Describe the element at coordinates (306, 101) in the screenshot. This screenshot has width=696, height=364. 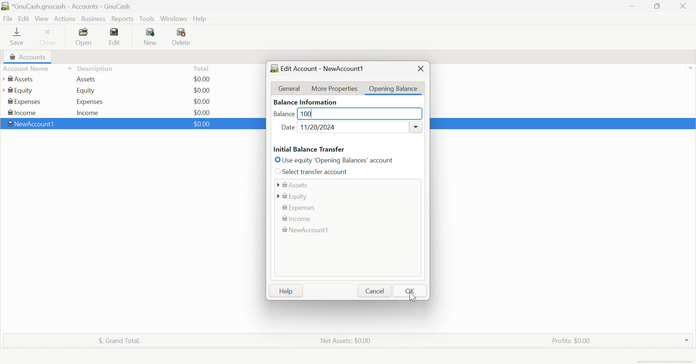
I see `Balance Information` at that location.